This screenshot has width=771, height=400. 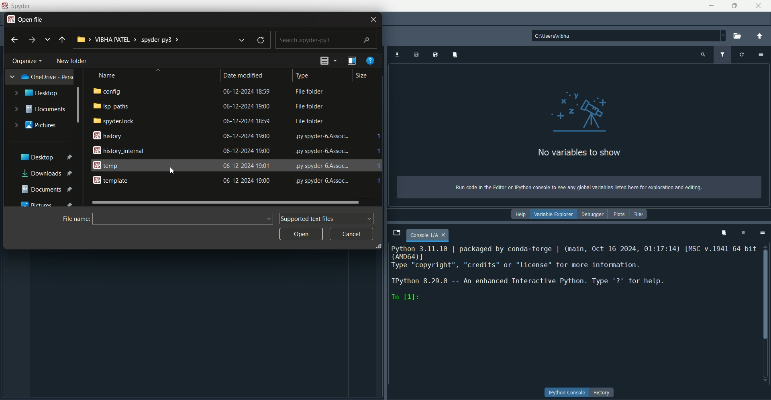 What do you see at coordinates (619, 215) in the screenshot?
I see `plots` at bounding box center [619, 215].